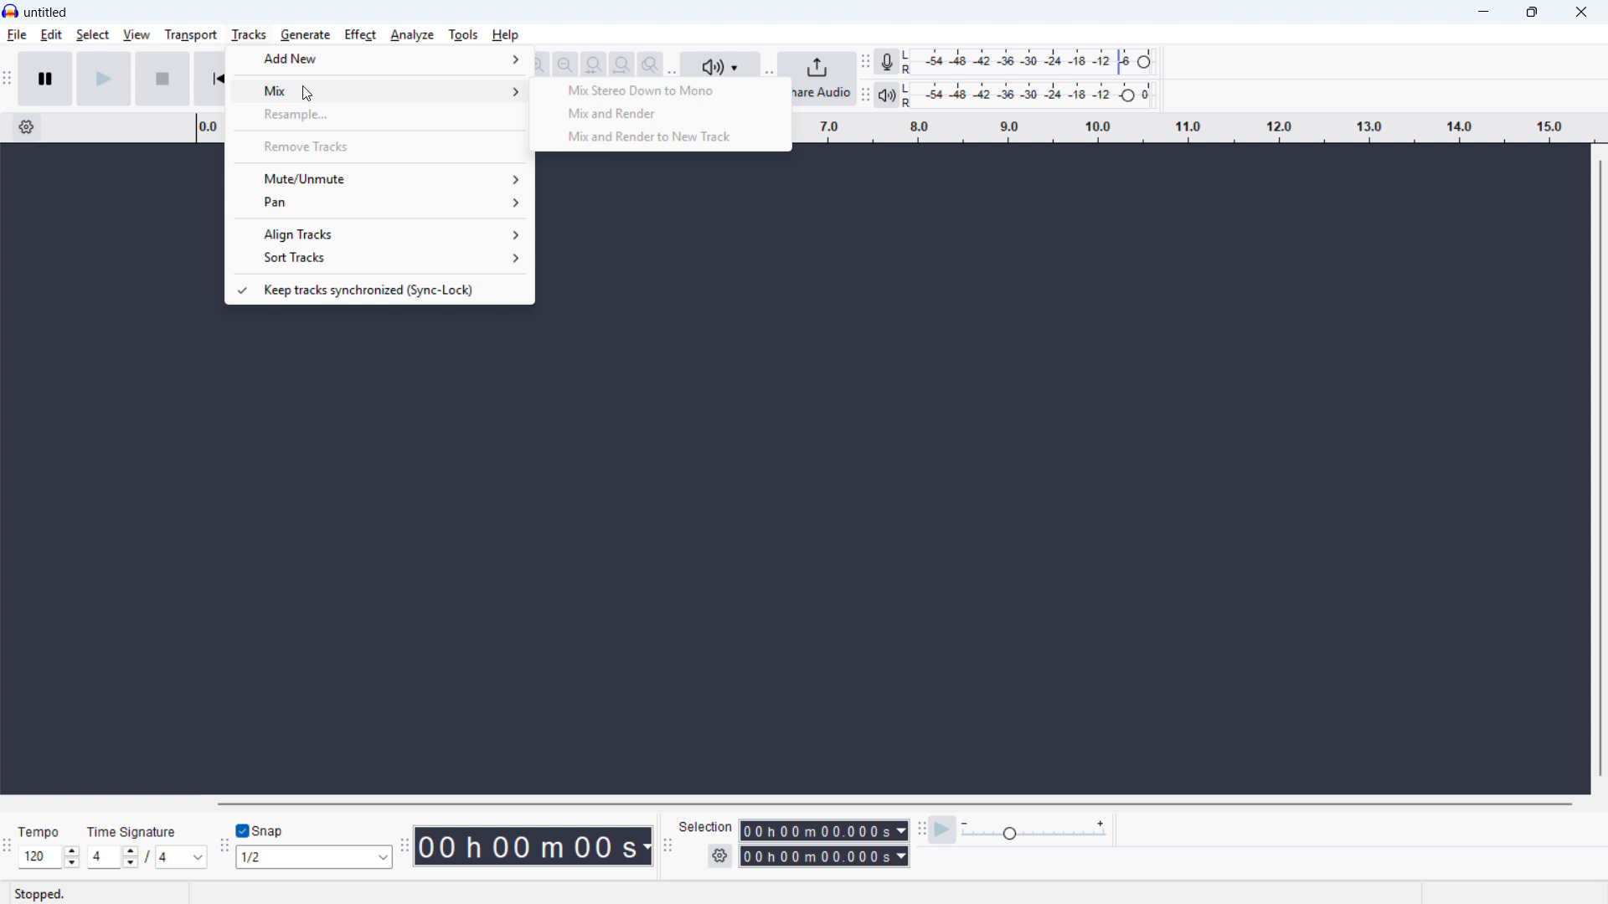 The width and height of the screenshot is (1608, 904). What do you see at coordinates (307, 94) in the screenshot?
I see `cursor` at bounding box center [307, 94].